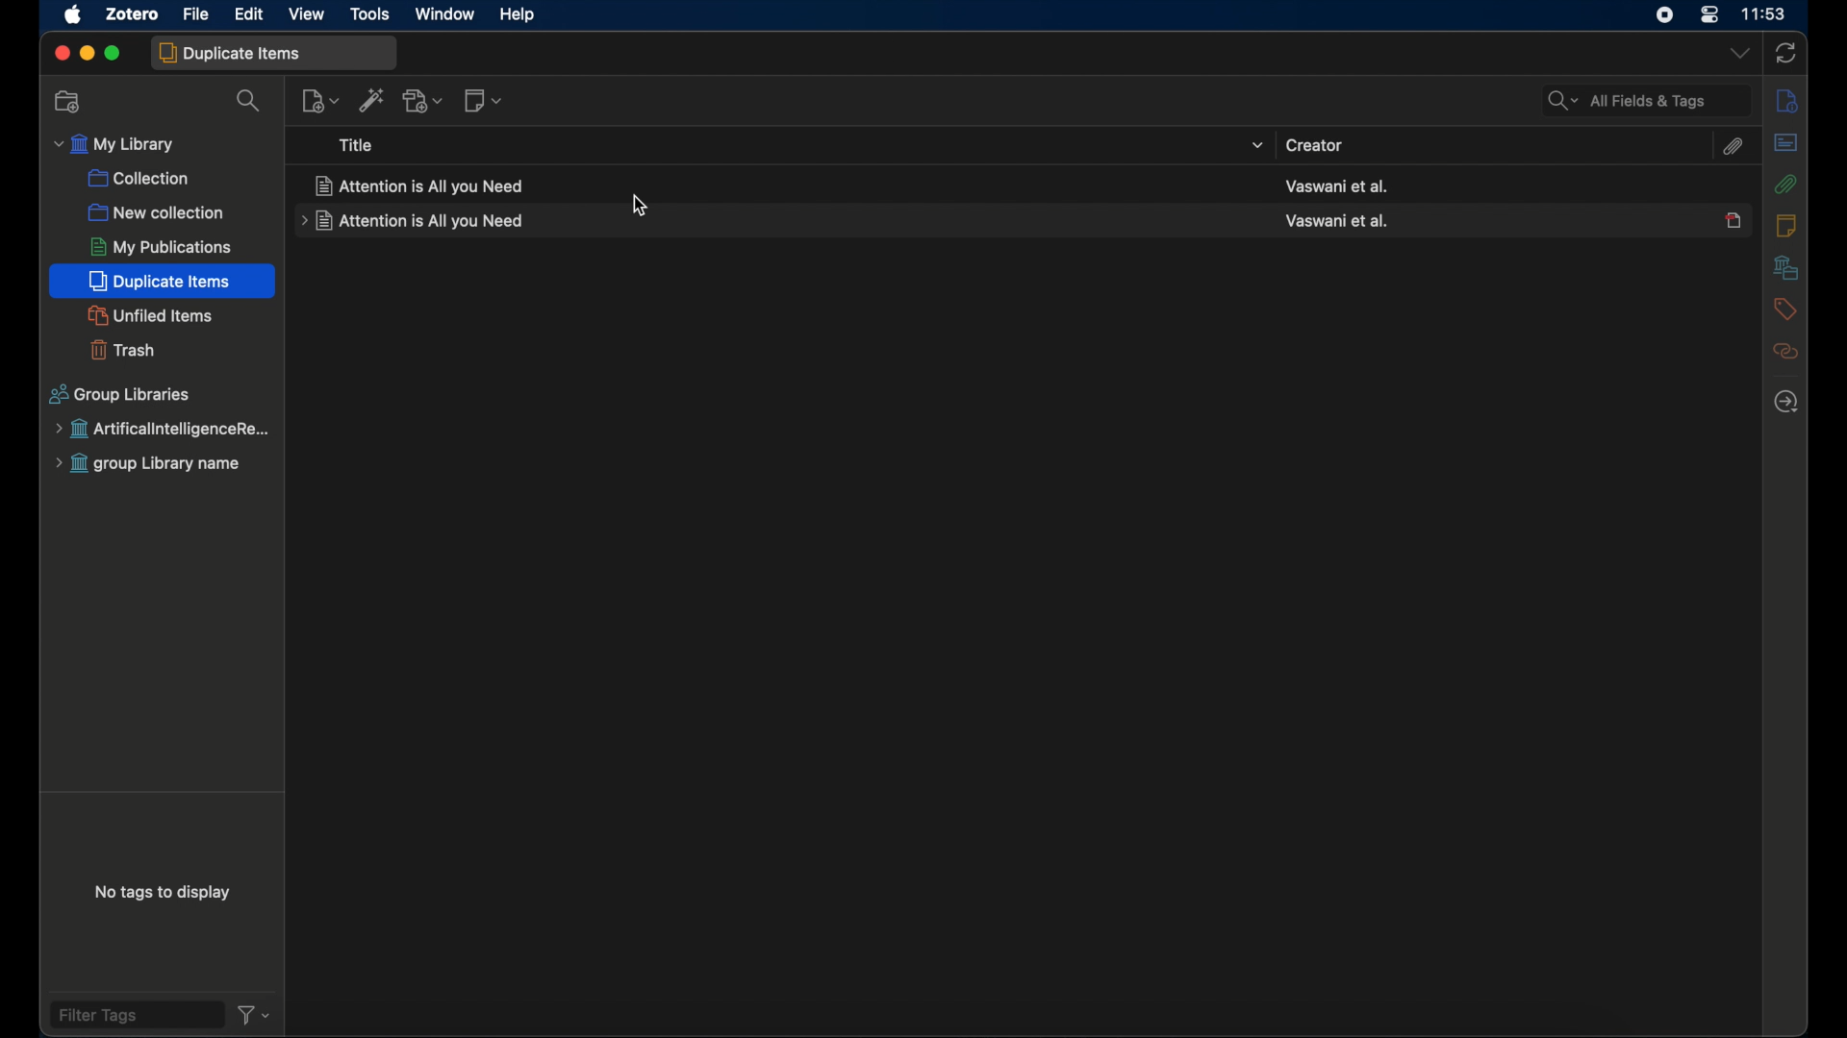  Describe the element at coordinates (114, 54) in the screenshot. I see `maximize` at that location.